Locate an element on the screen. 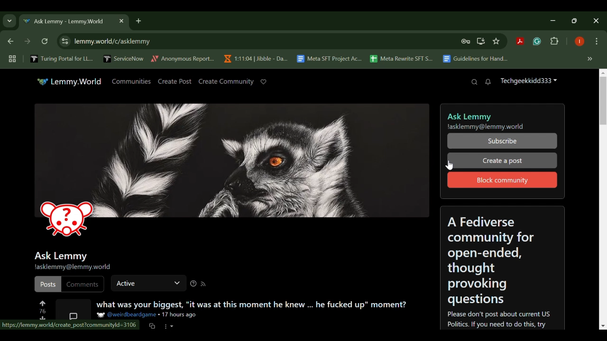  Previous Page Dropdown Menu is located at coordinates (9, 21).